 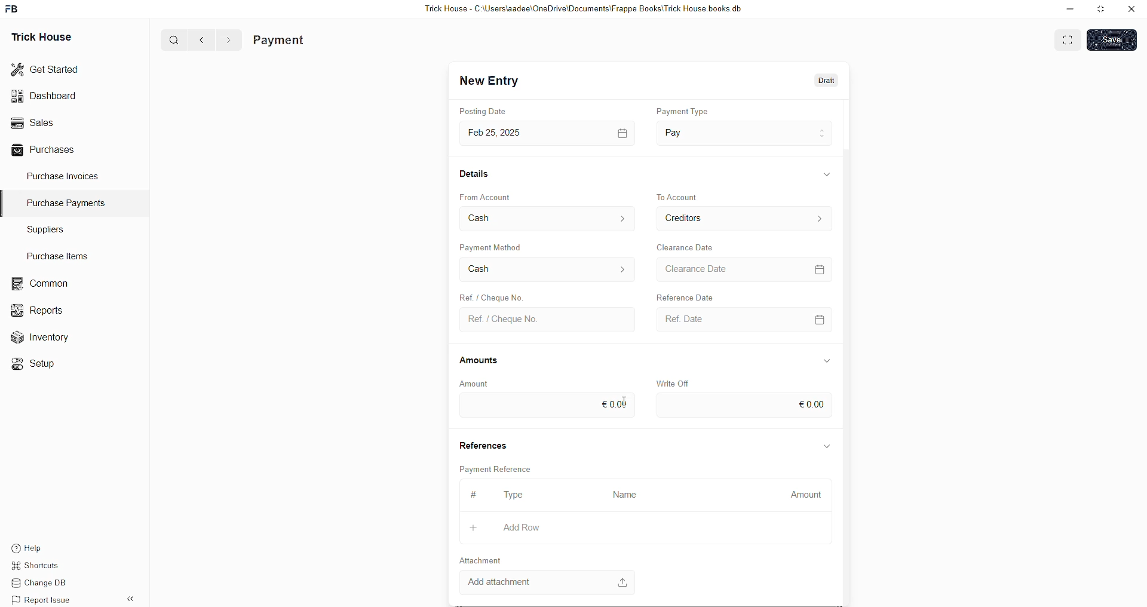 I want to click on Change DB, so click(x=45, y=584).